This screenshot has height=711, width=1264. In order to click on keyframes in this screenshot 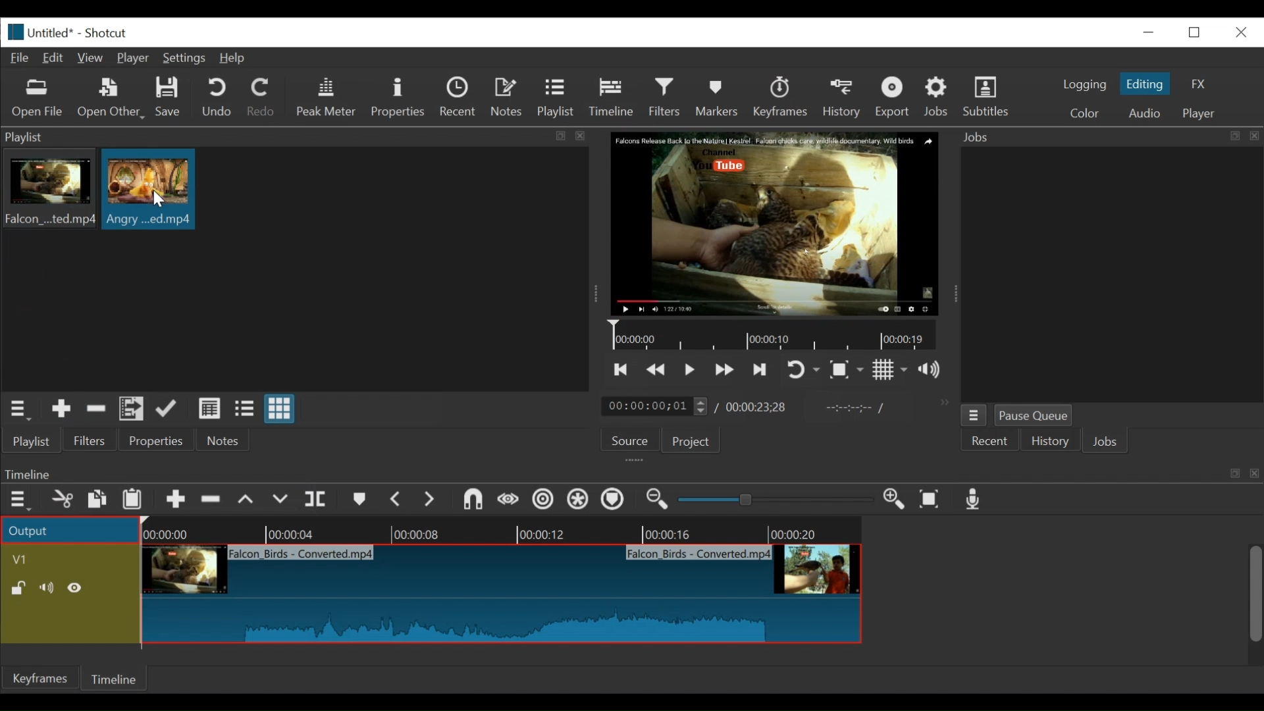, I will do `click(781, 99)`.